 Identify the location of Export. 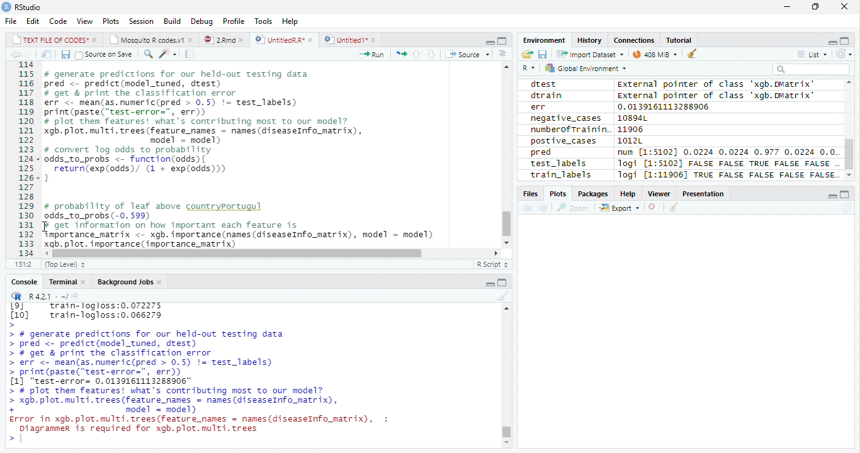
(620, 208).